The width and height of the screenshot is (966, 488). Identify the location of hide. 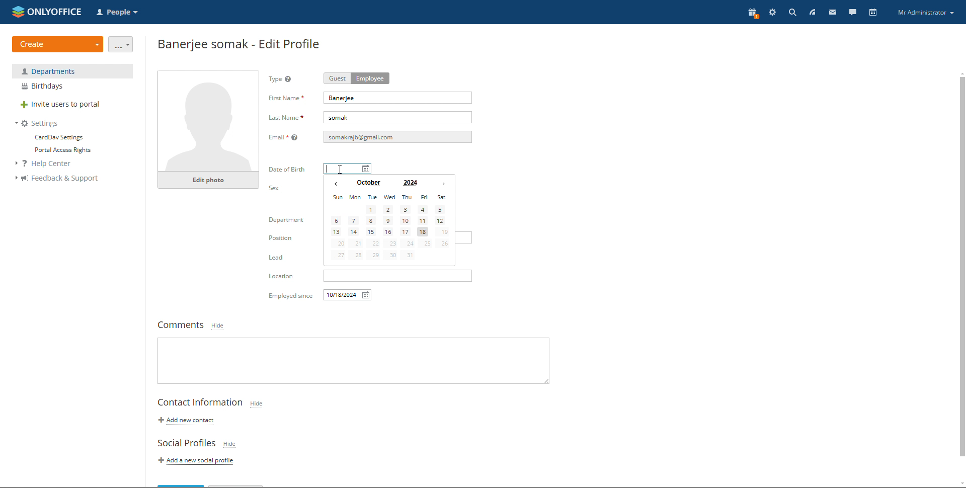
(217, 327).